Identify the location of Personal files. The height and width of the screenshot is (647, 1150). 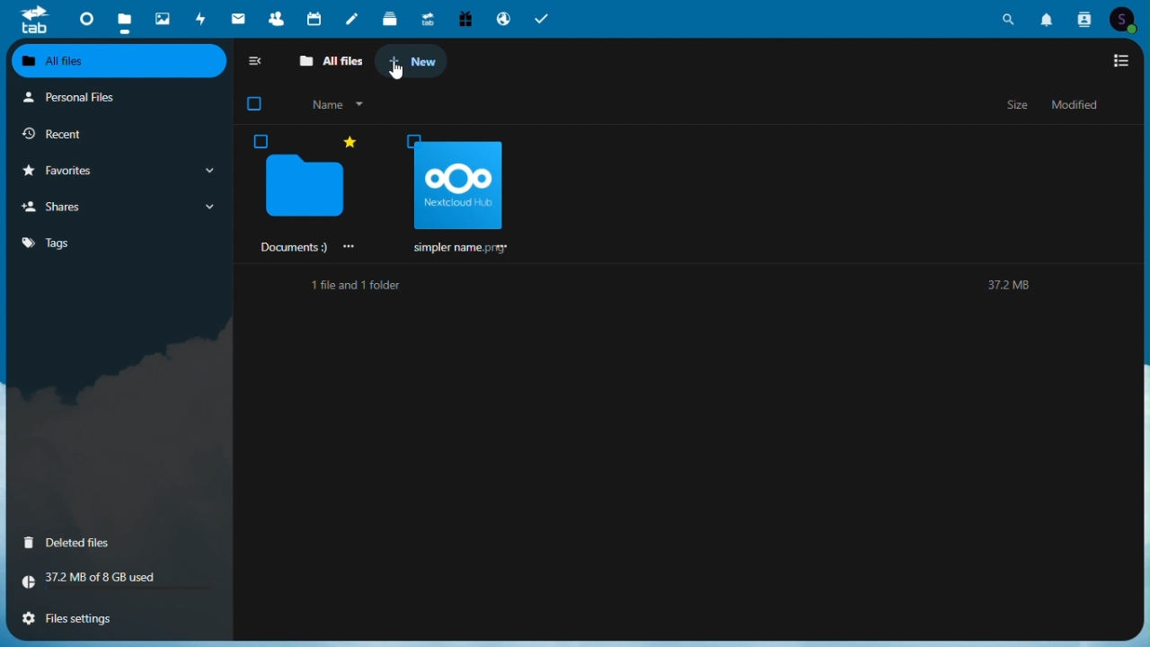
(116, 97).